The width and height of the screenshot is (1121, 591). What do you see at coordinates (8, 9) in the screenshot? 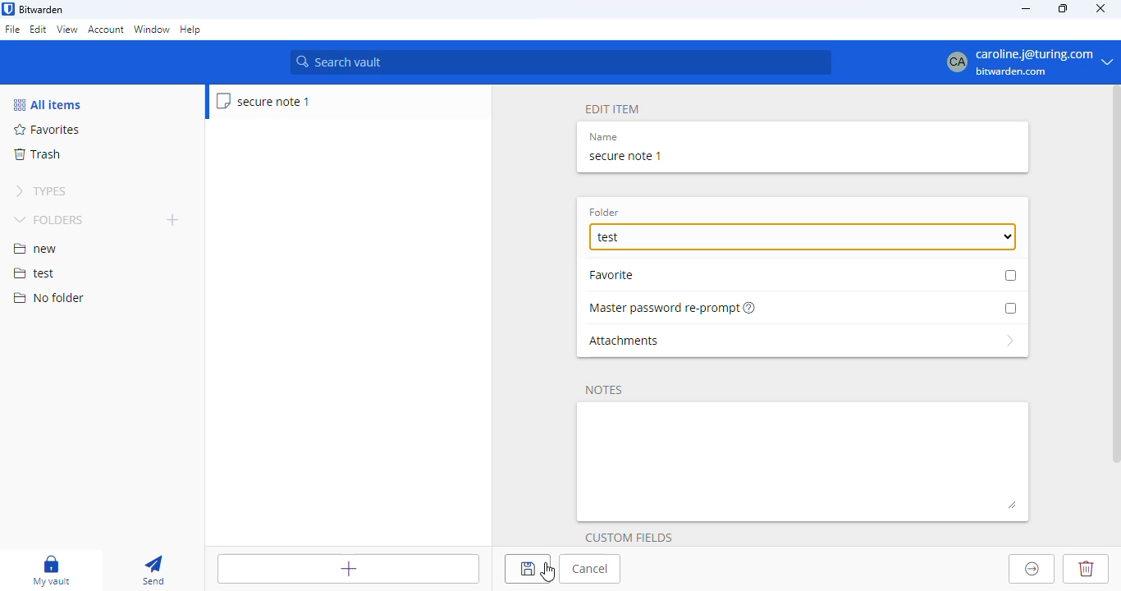
I see `logo` at bounding box center [8, 9].